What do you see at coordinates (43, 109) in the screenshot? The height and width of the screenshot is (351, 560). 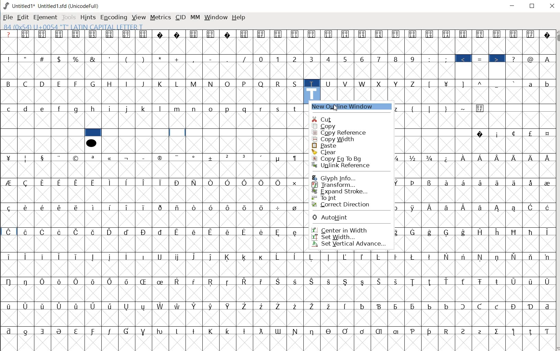 I see `e` at bounding box center [43, 109].